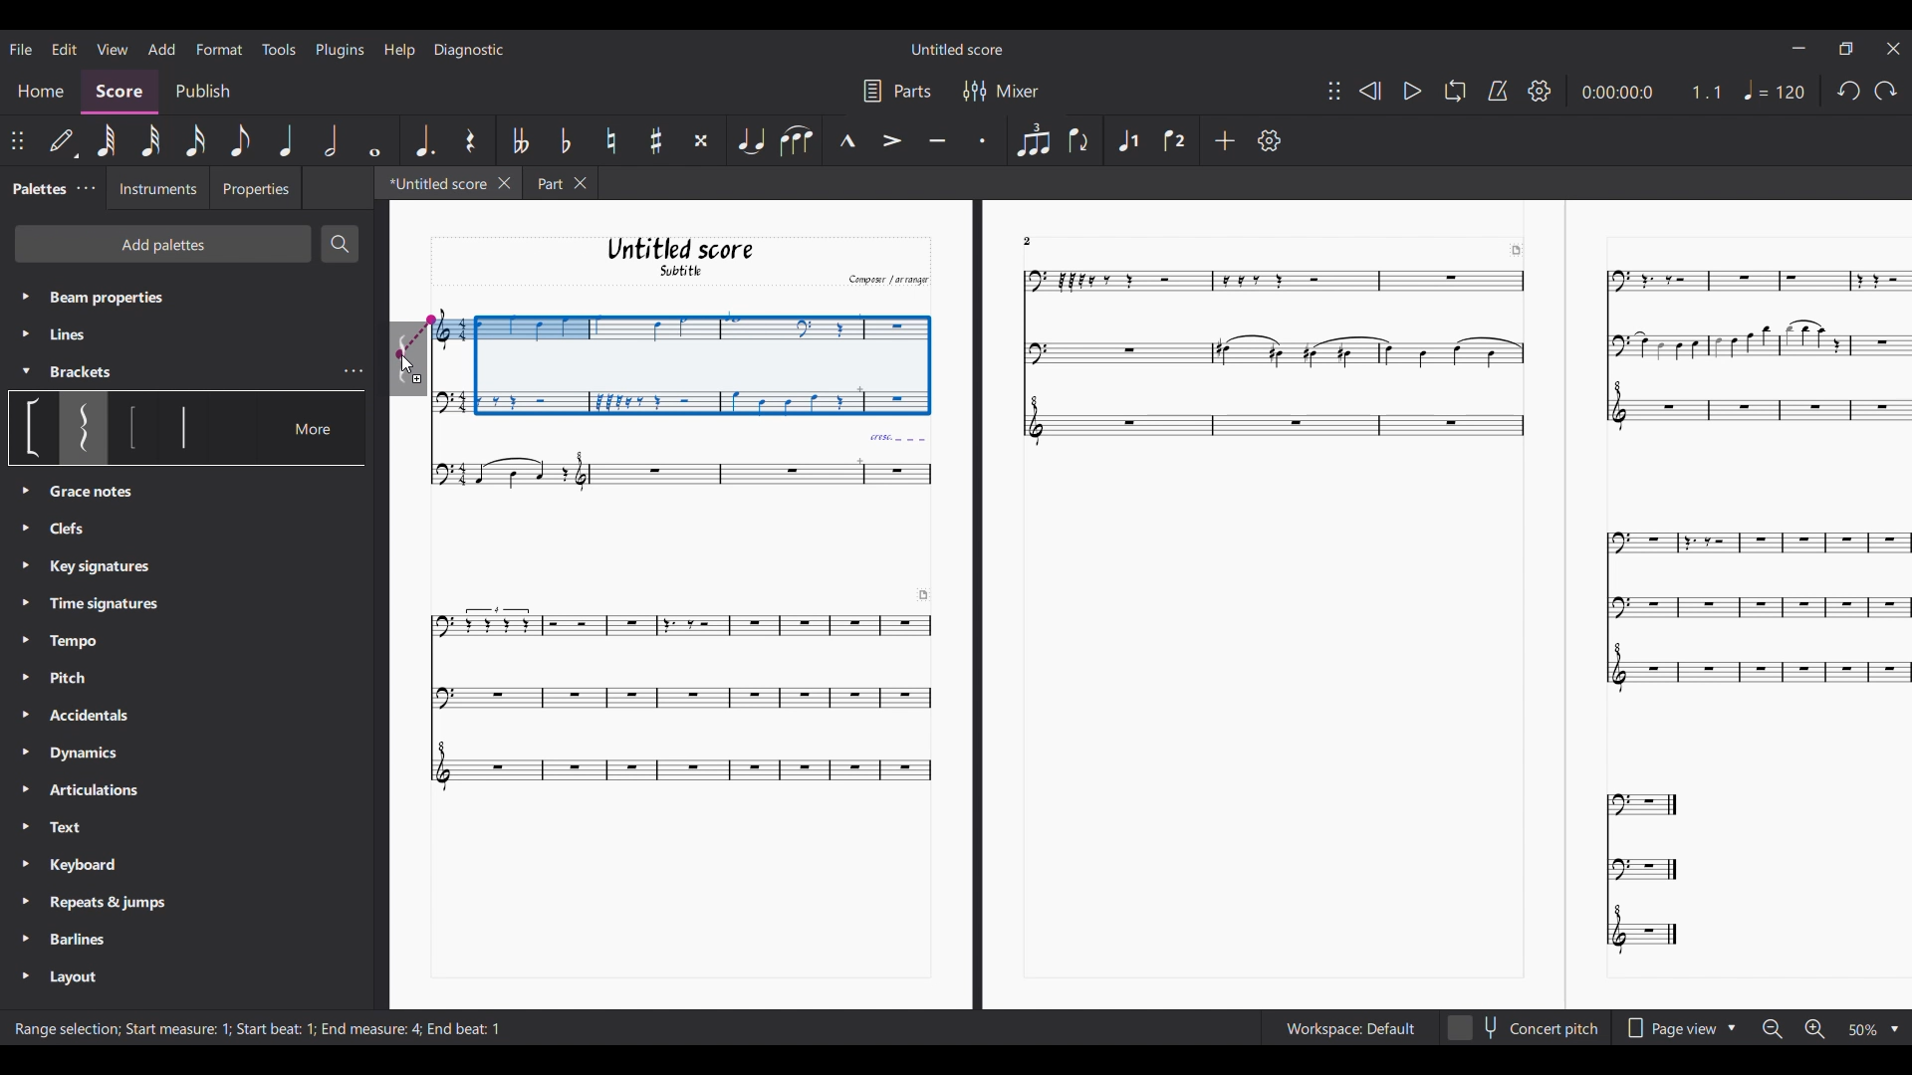  What do you see at coordinates (1498, 91) in the screenshot?
I see `Metronome` at bounding box center [1498, 91].